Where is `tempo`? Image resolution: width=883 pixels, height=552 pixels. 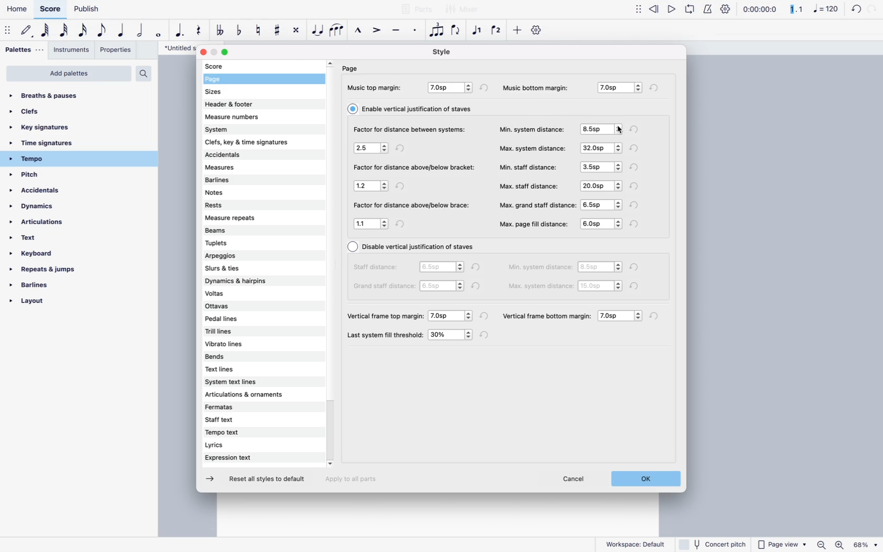 tempo is located at coordinates (59, 159).